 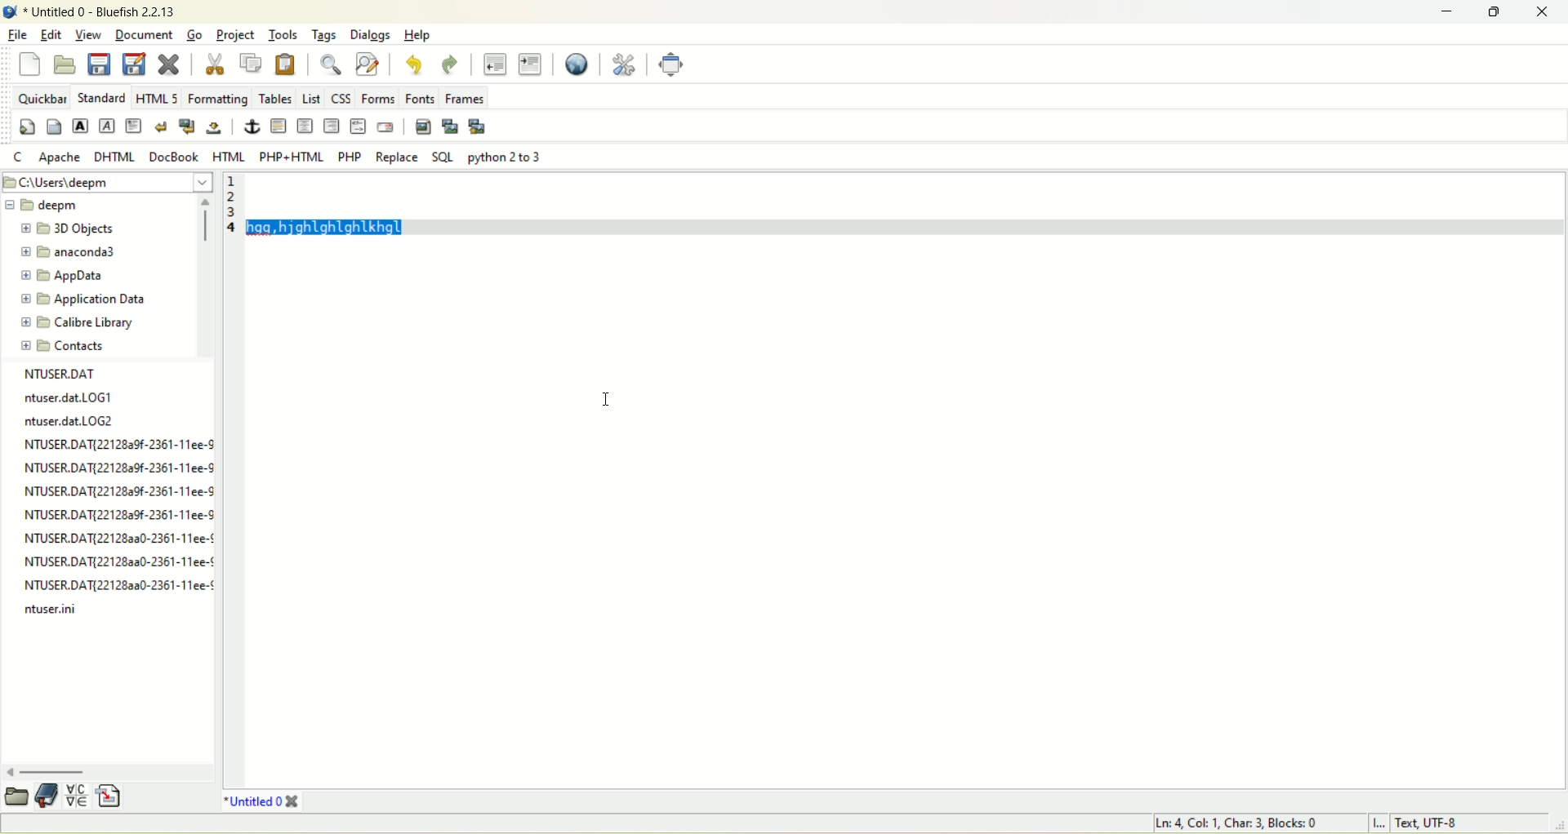 I want to click on sql, so click(x=443, y=157).